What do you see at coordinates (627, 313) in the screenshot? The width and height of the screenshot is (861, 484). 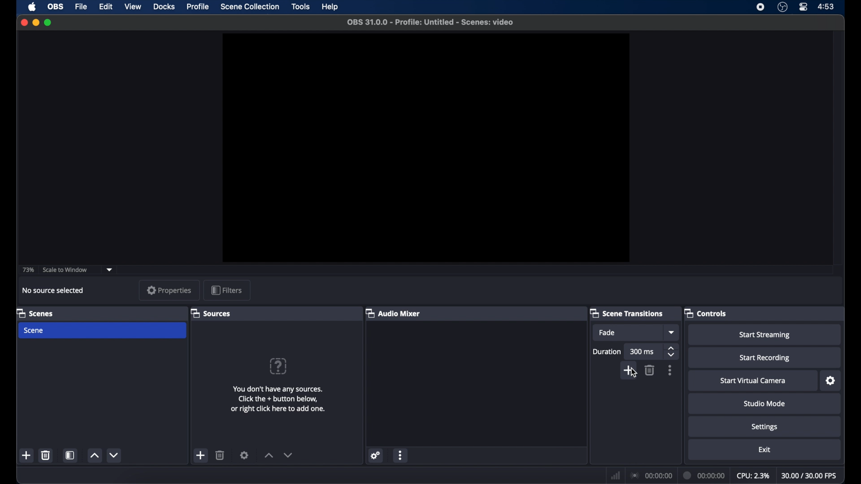 I see `scene transitions` at bounding box center [627, 313].